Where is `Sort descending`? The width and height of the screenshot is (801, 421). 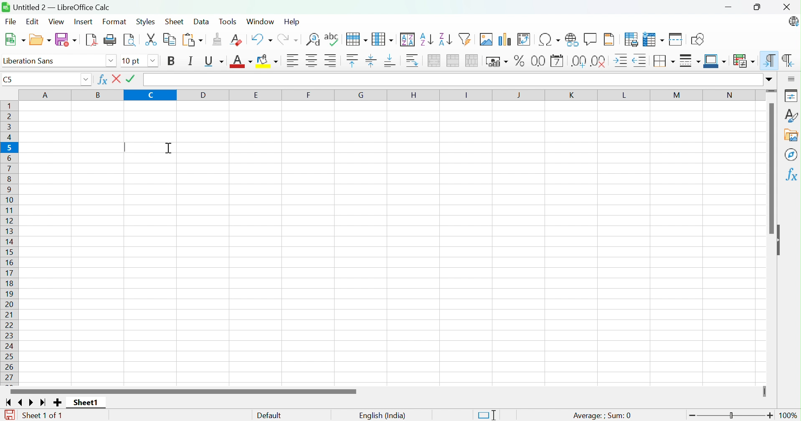
Sort descending is located at coordinates (446, 39).